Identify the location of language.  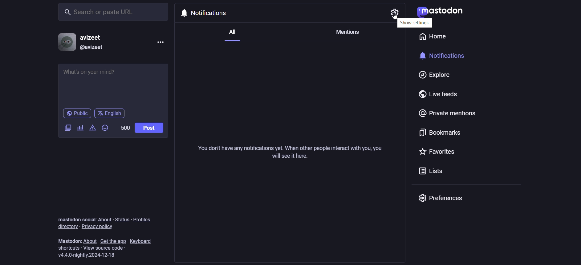
(110, 114).